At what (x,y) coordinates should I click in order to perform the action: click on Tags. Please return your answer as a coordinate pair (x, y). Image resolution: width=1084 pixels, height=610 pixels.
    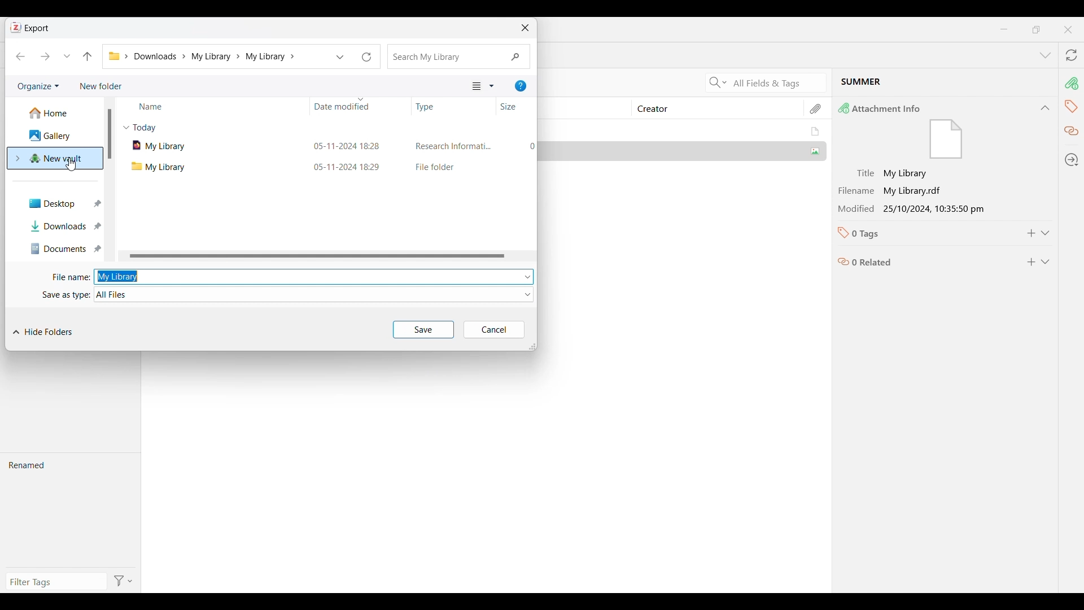
    Looking at the image, I should click on (1072, 107).